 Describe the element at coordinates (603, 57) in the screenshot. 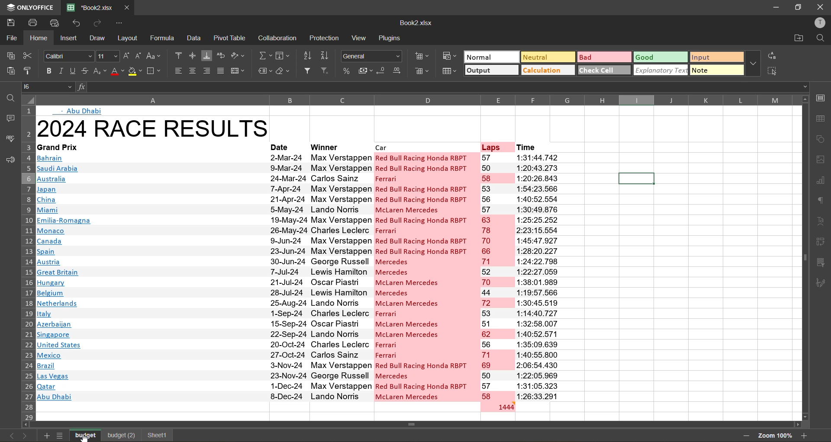

I see `bad` at that location.